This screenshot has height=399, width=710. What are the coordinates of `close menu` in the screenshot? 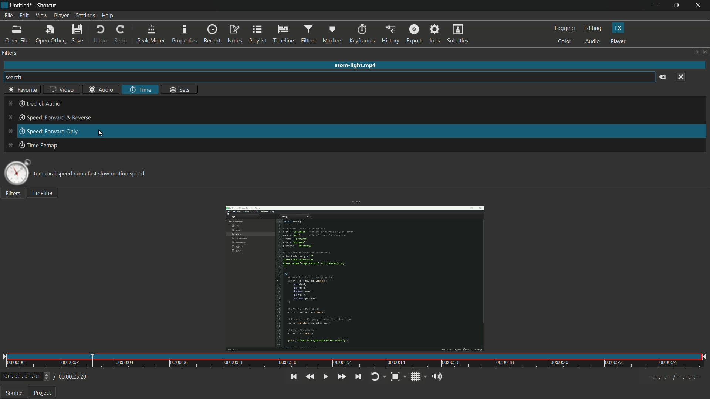 It's located at (681, 77).